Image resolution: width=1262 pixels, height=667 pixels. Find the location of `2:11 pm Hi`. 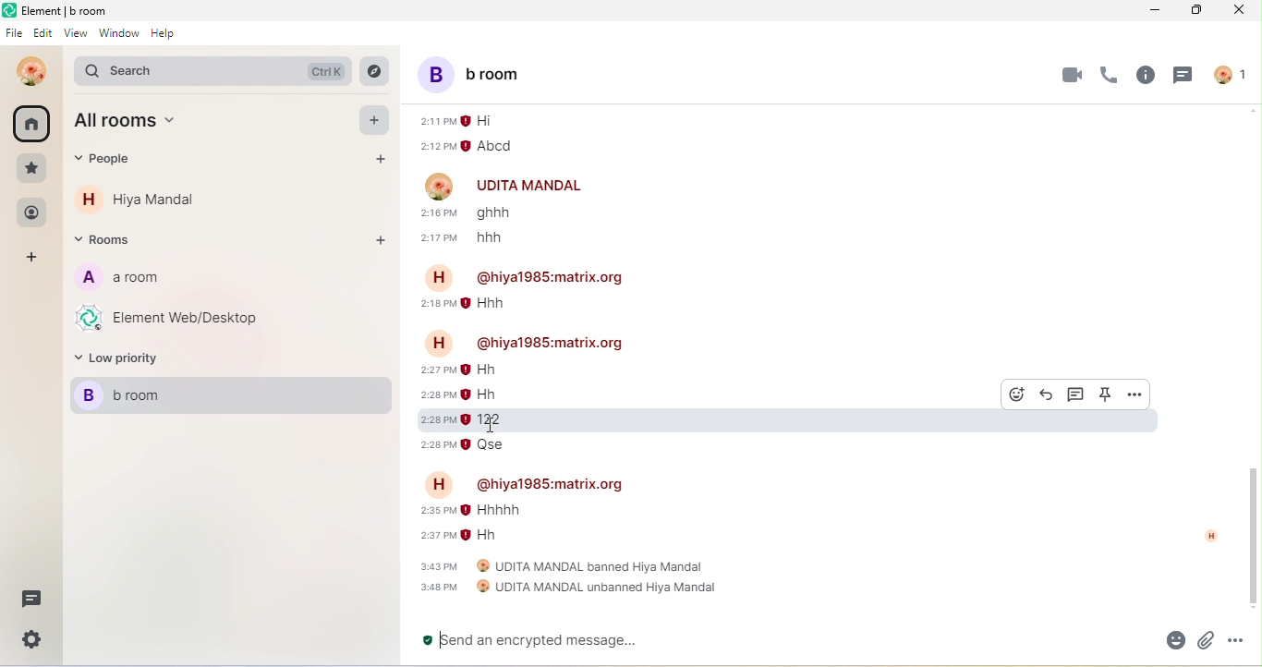

2:11 pm Hi is located at coordinates (456, 122).